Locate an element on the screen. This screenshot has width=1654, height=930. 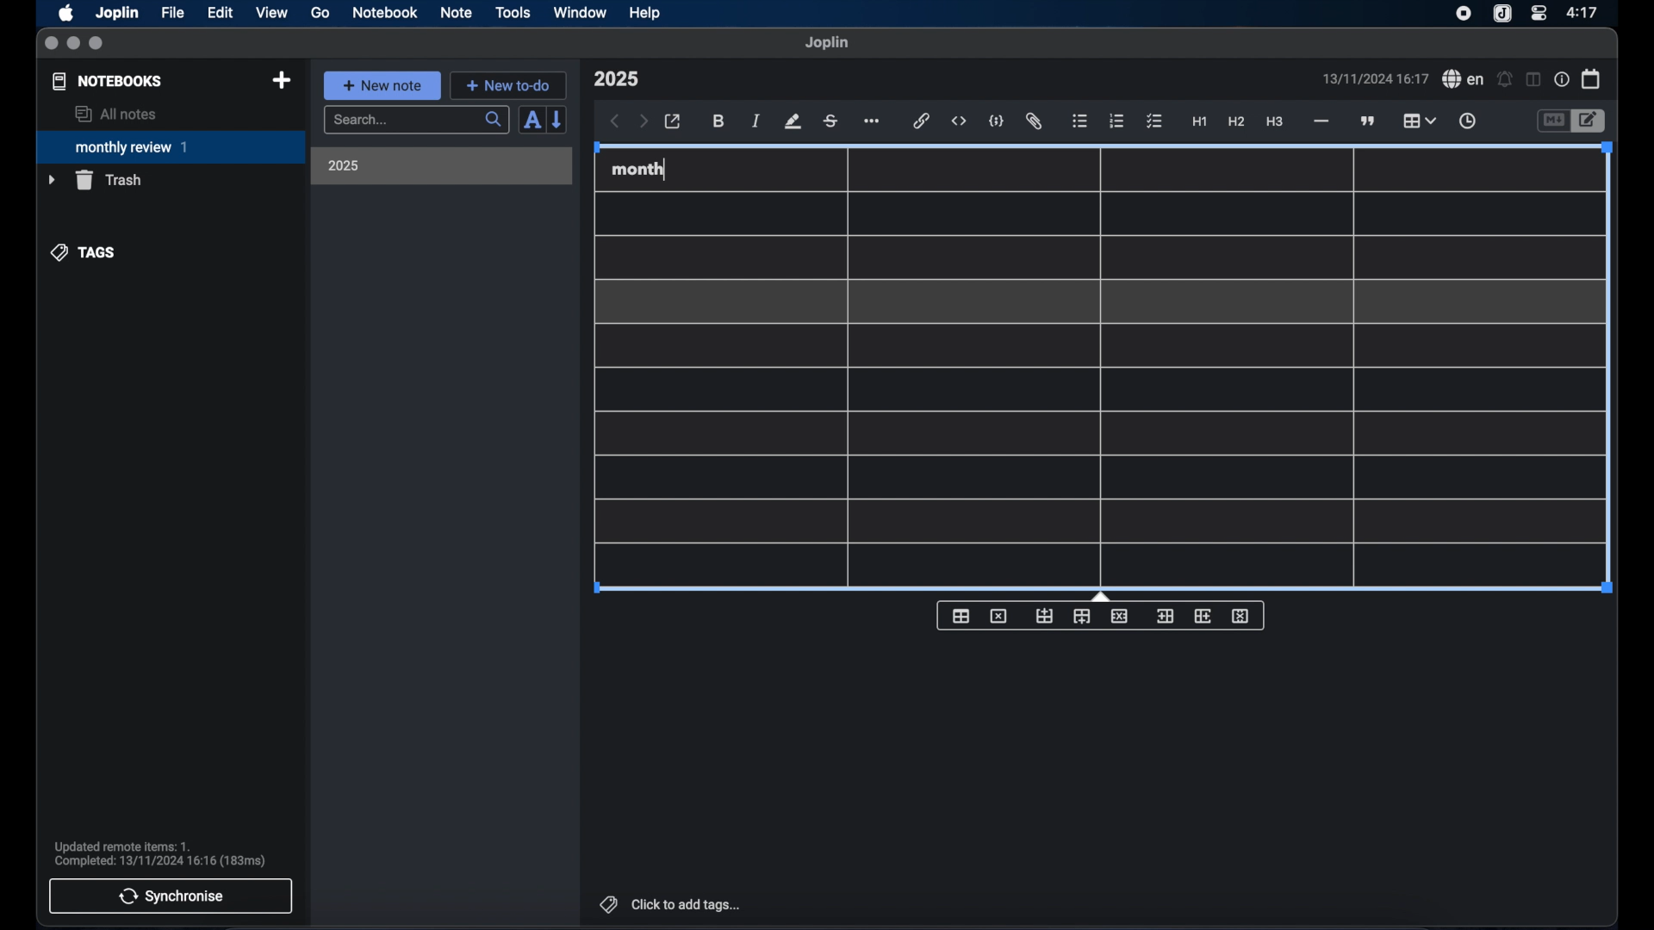
insert time is located at coordinates (1467, 121).